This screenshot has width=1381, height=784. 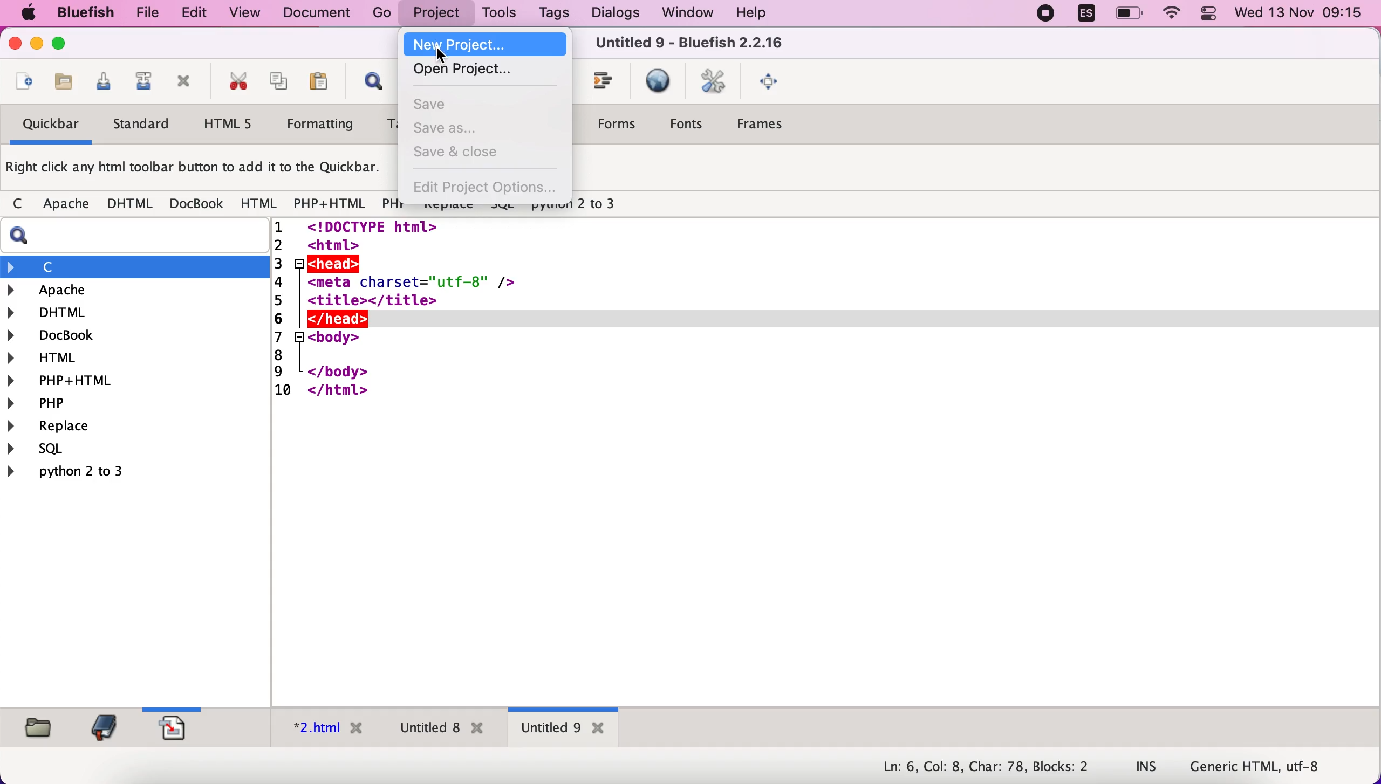 What do you see at coordinates (483, 44) in the screenshot?
I see `new project` at bounding box center [483, 44].